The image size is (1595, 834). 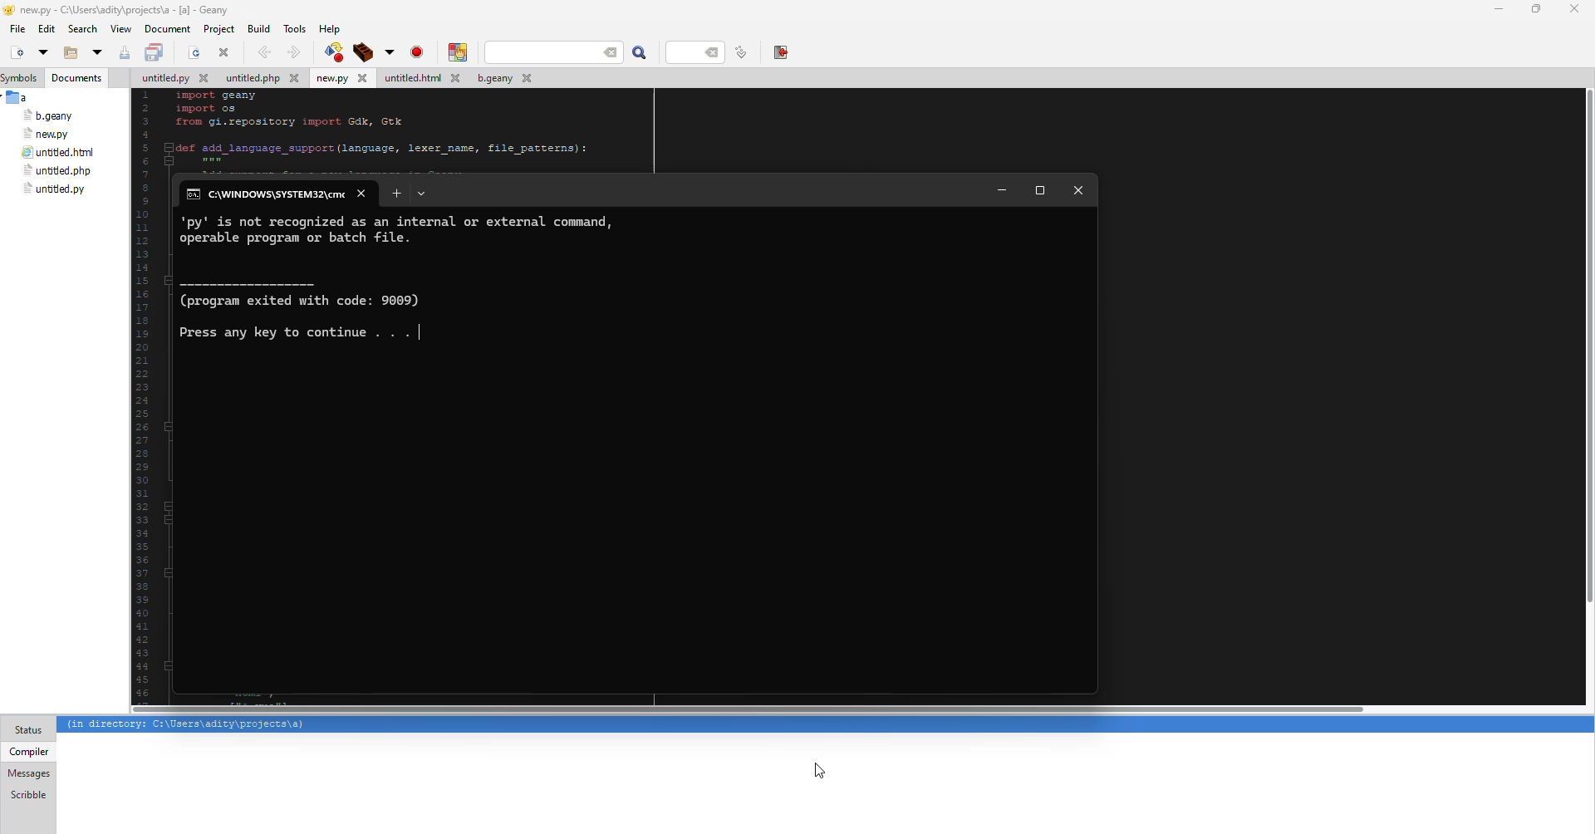 I want to click on save, so click(x=125, y=53).